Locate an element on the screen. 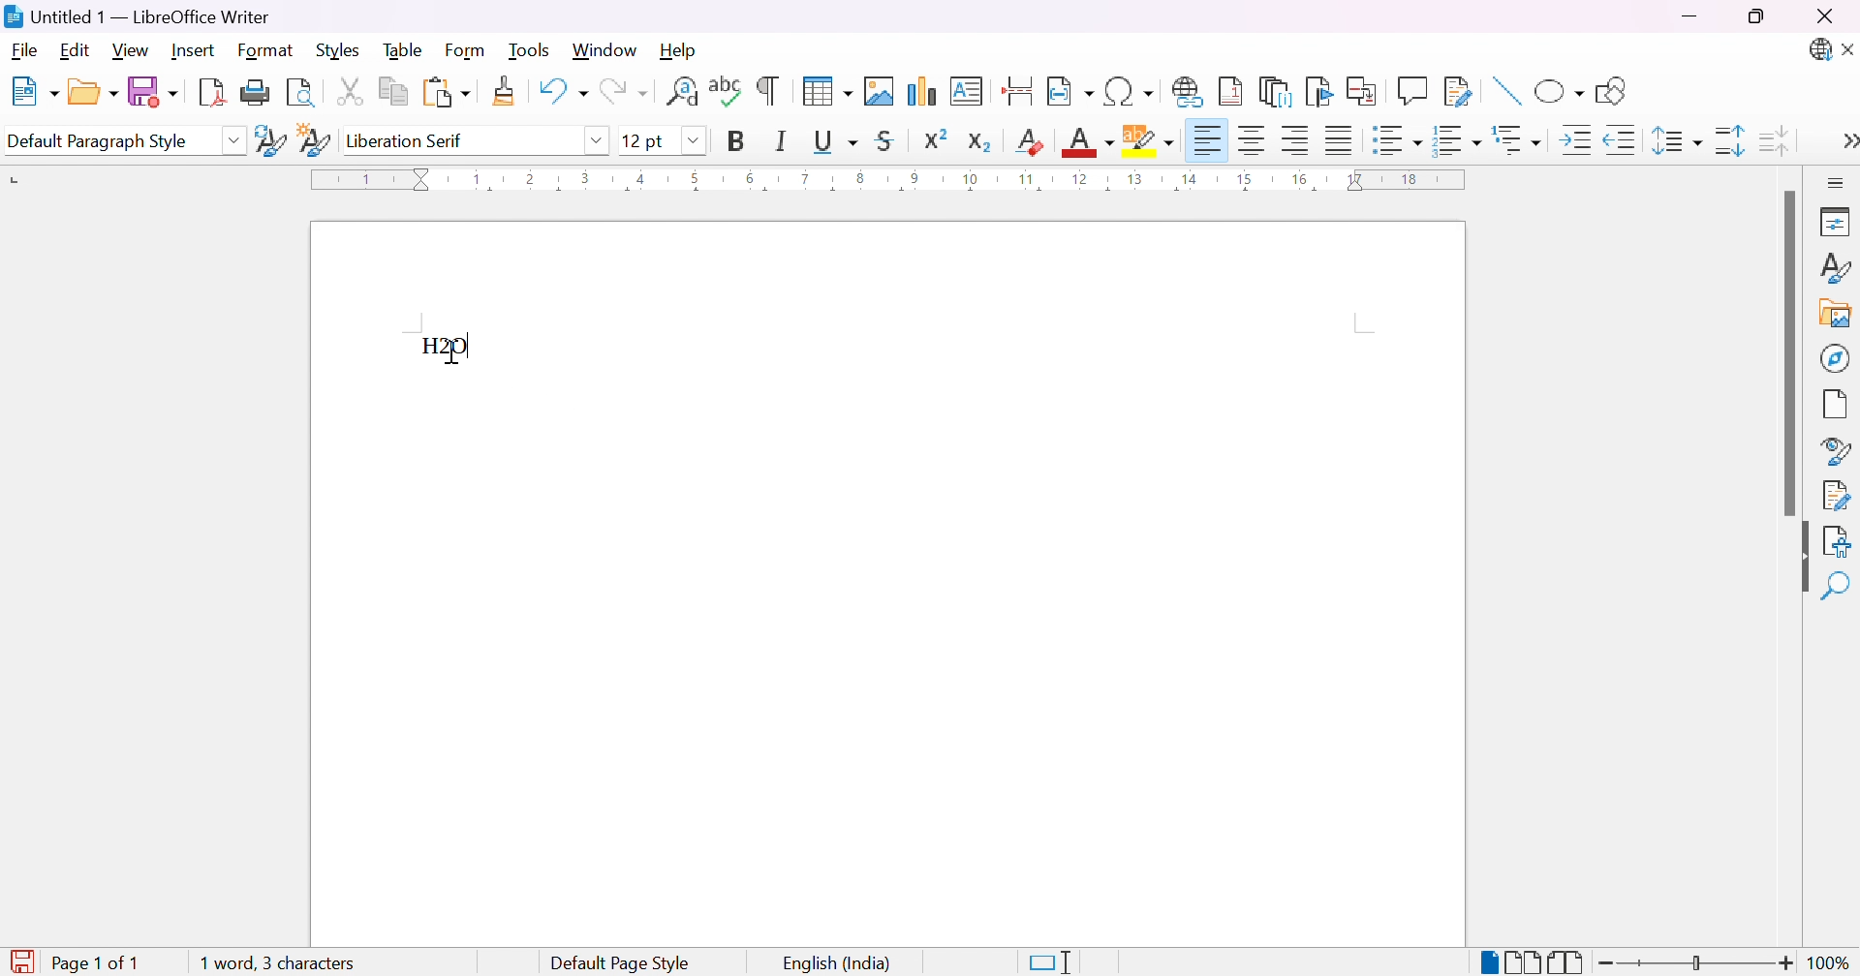 Image resolution: width=1860 pixels, height=976 pixels.  is located at coordinates (768, 91).